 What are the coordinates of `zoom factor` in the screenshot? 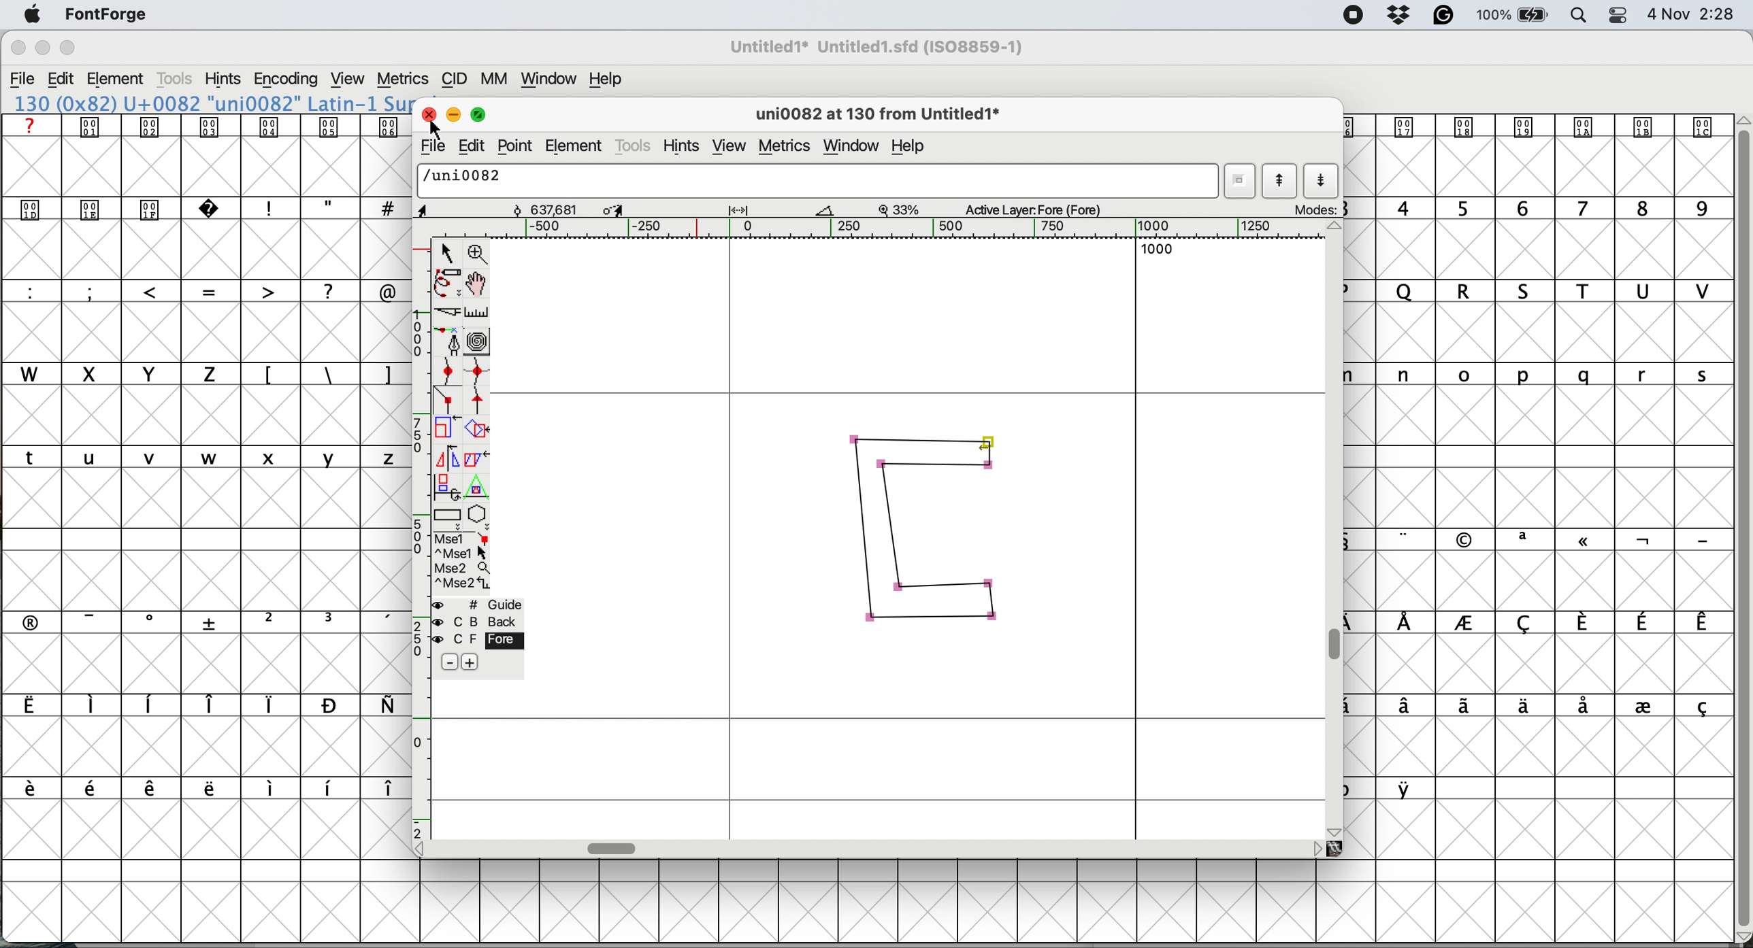 It's located at (900, 209).